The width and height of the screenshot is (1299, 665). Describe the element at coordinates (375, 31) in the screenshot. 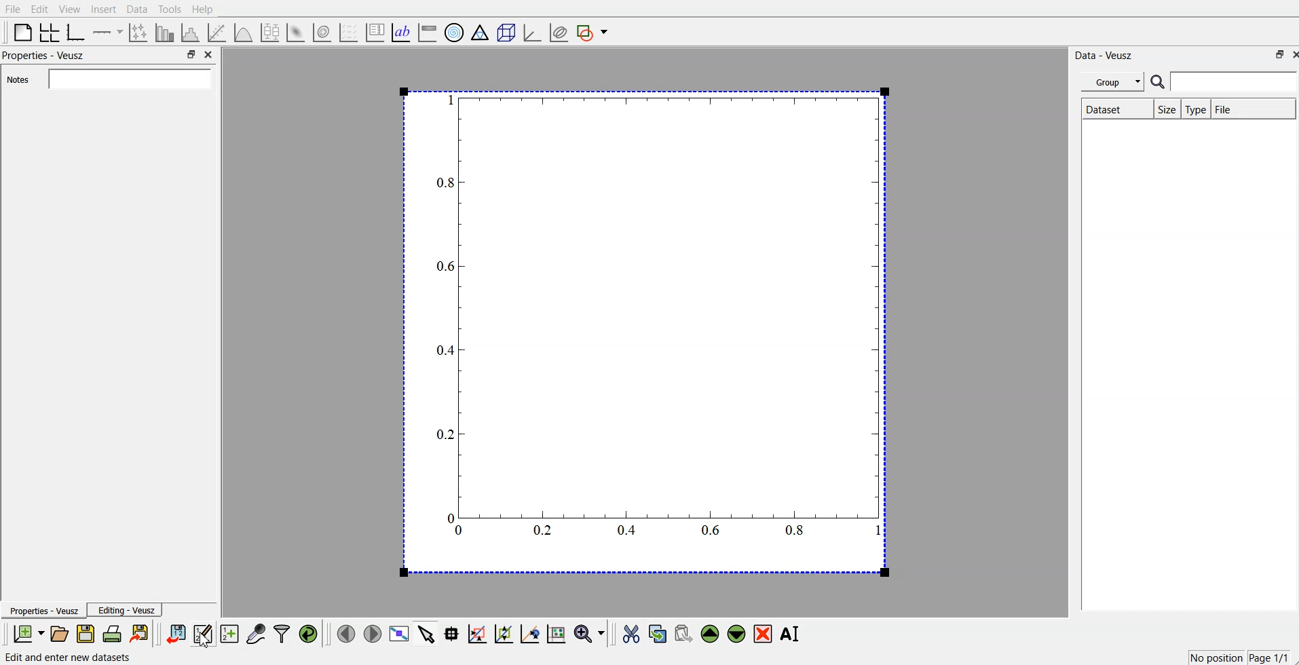

I see `plot key` at that location.